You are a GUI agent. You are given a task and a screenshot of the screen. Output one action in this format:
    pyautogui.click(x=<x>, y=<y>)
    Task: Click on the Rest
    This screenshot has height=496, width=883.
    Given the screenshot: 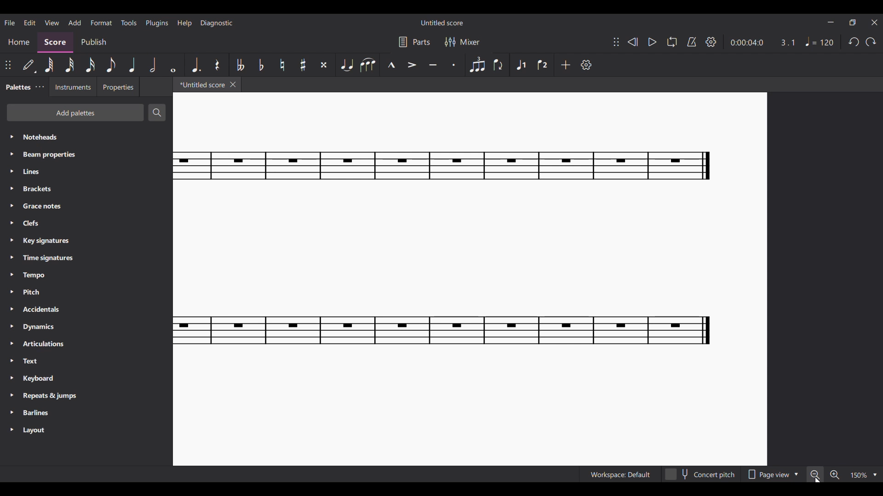 What is the action you would take?
    pyautogui.click(x=217, y=65)
    